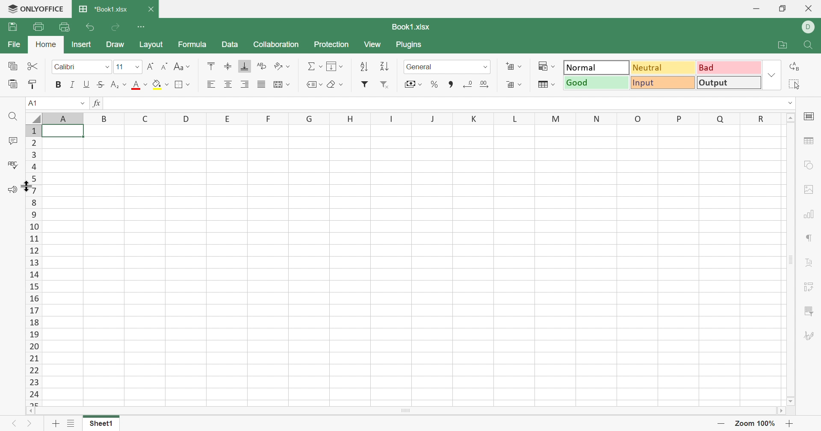 The width and height of the screenshot is (821, 431). I want to click on chart settings, so click(809, 215).